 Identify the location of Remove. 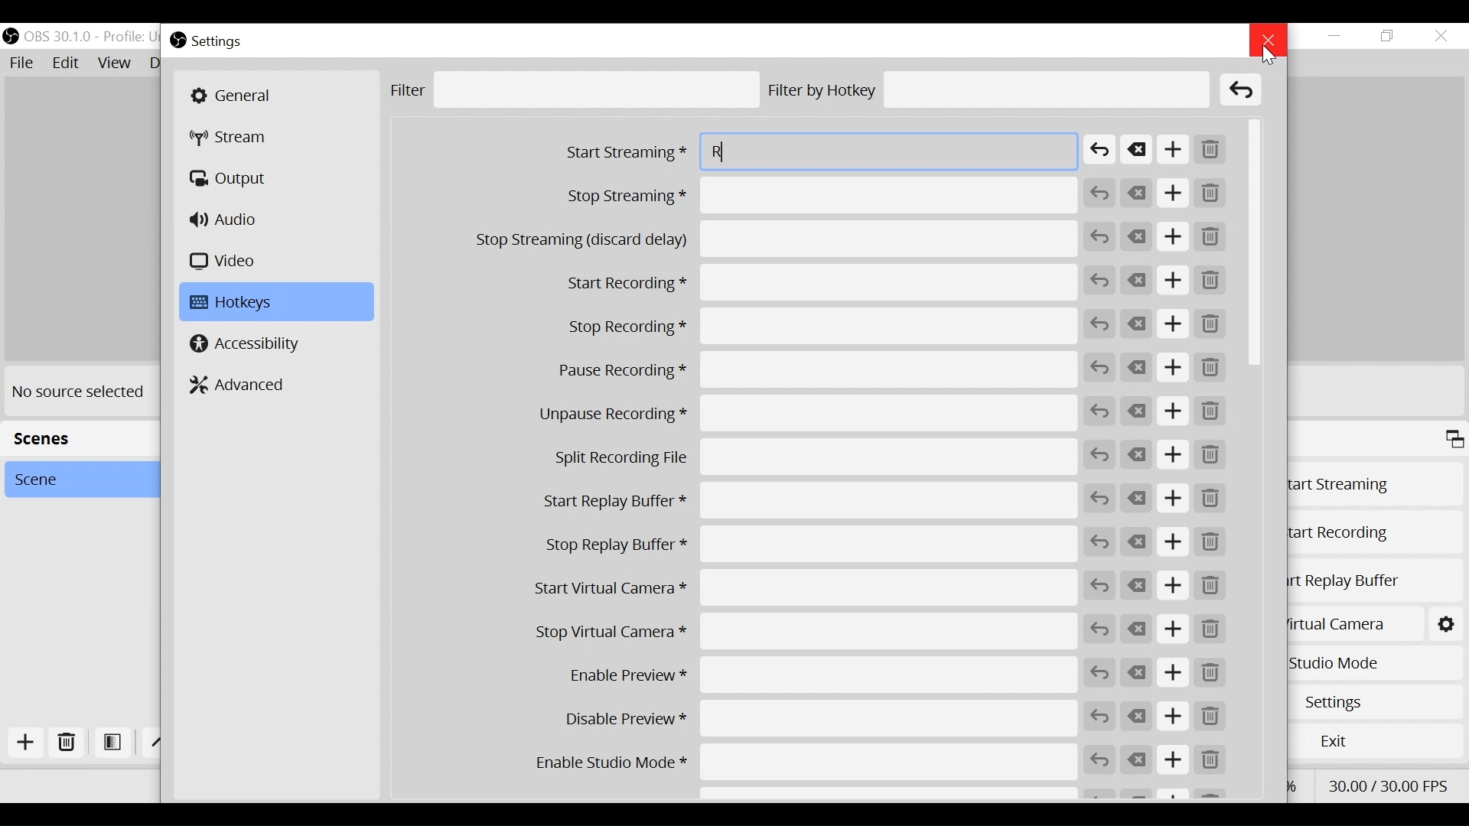
(1210, 152).